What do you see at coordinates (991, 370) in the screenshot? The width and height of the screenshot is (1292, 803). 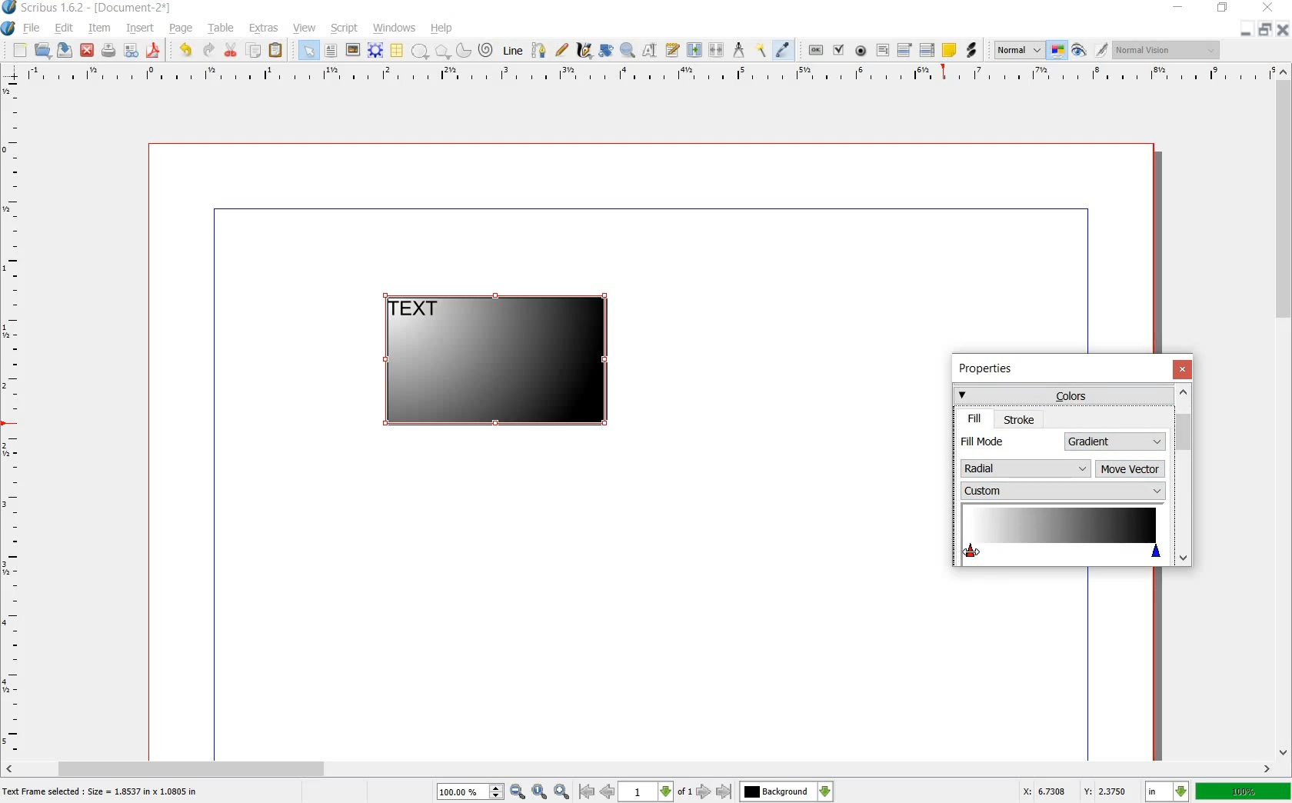 I see `properties` at bounding box center [991, 370].